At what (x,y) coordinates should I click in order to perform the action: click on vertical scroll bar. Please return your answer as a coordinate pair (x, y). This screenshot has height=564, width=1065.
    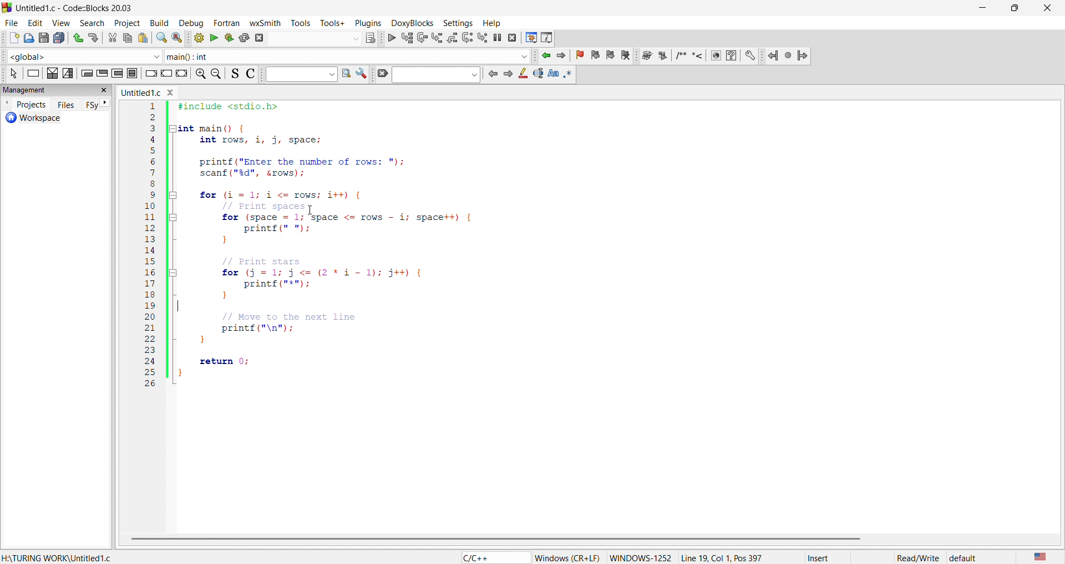
    Looking at the image, I should click on (494, 537).